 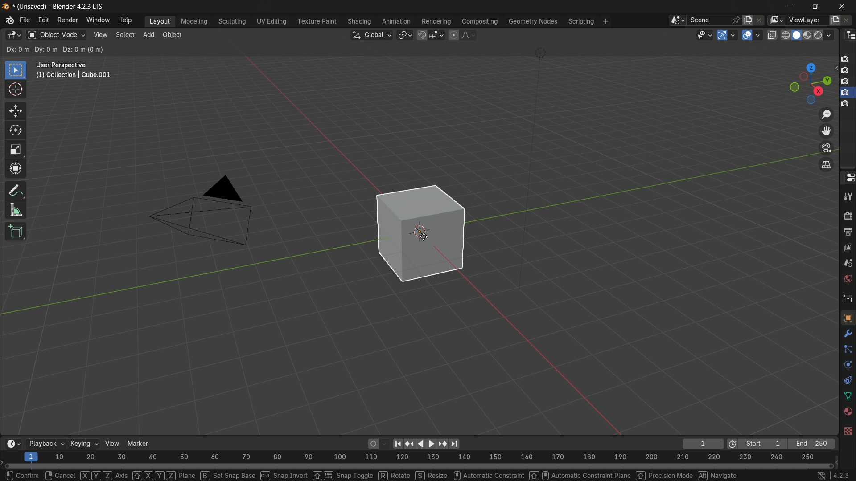 What do you see at coordinates (11, 444) in the screenshot?
I see `timeline` at bounding box center [11, 444].